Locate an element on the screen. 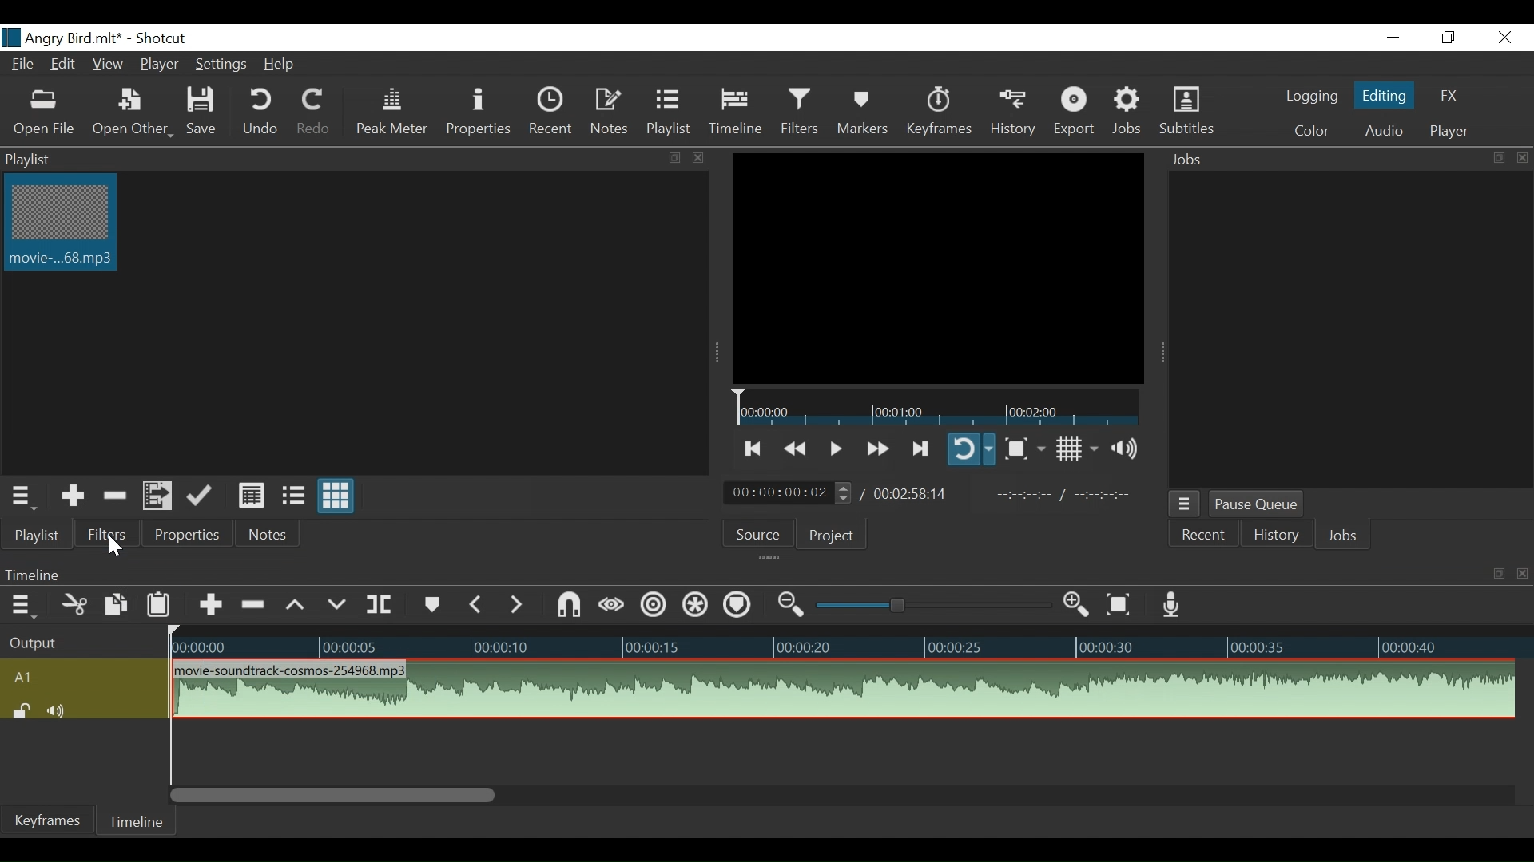 Image resolution: width=1534 pixels, height=862 pixels. Timeline menu is located at coordinates (20, 604).